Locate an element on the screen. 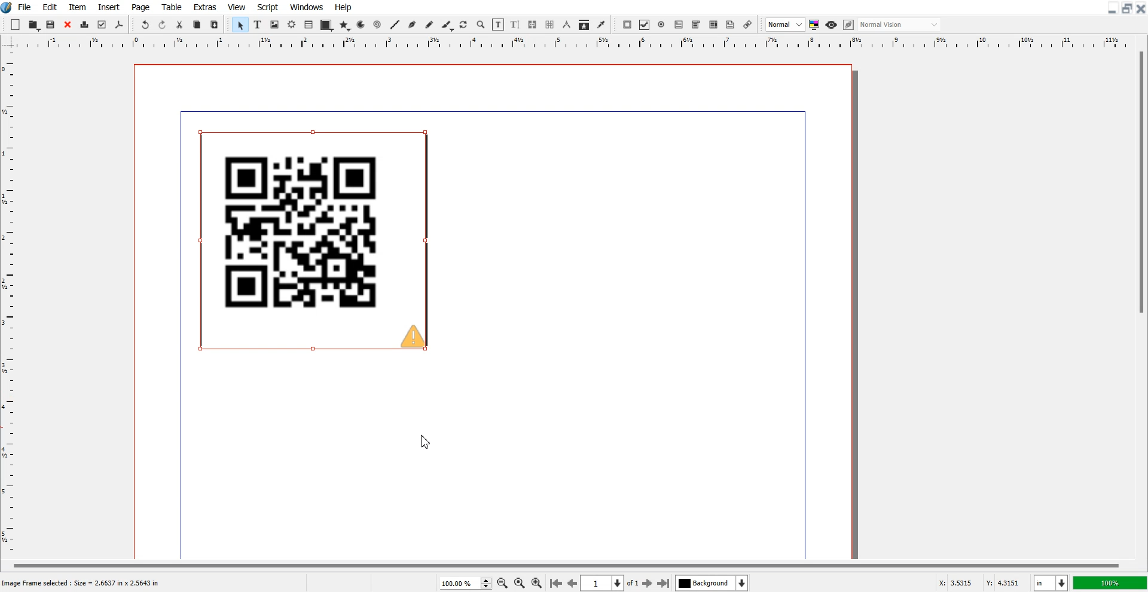 Image resolution: width=1148 pixels, height=592 pixels. Spiral is located at coordinates (377, 24).